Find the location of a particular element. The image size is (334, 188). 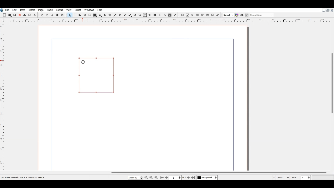

Link Annotation is located at coordinates (96, 74).